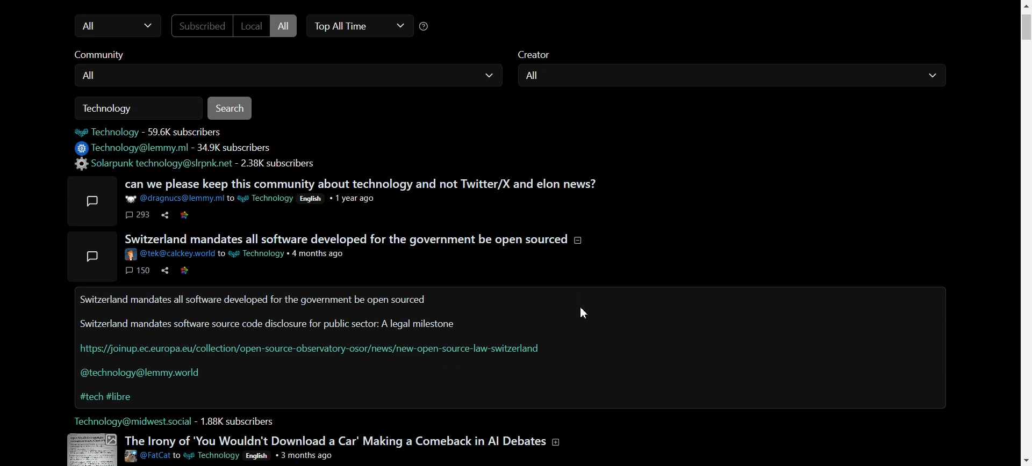 This screenshot has height=466, width=1032. Describe the element at coordinates (251, 26) in the screenshot. I see `Local` at that location.